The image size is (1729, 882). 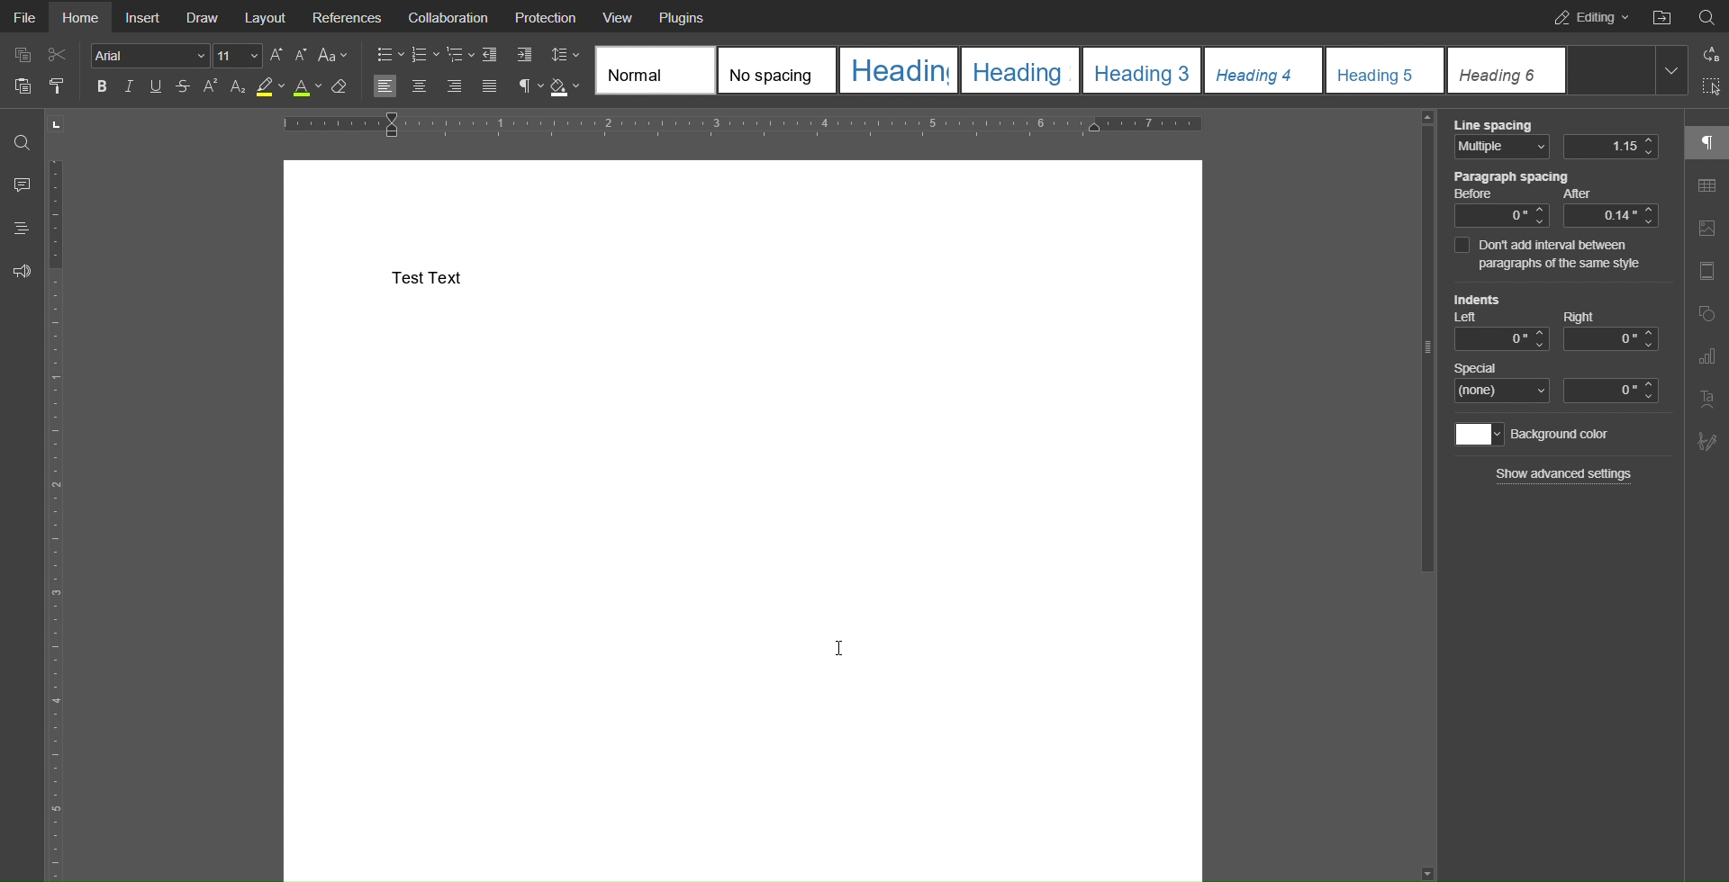 What do you see at coordinates (22, 141) in the screenshot?
I see `Search` at bounding box center [22, 141].